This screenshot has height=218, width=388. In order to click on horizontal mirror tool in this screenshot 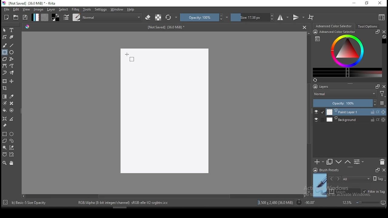, I will do `click(283, 17)`.